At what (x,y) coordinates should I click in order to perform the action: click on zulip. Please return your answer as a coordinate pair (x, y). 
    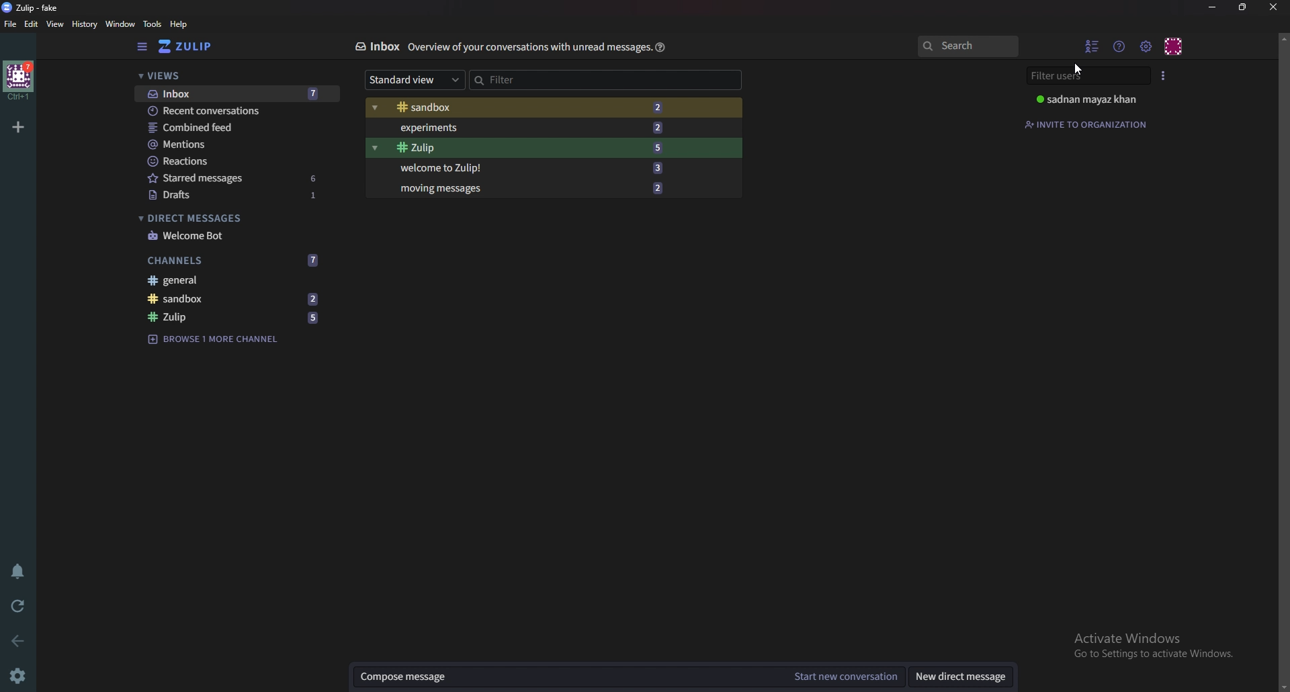
    Looking at the image, I should click on (34, 8).